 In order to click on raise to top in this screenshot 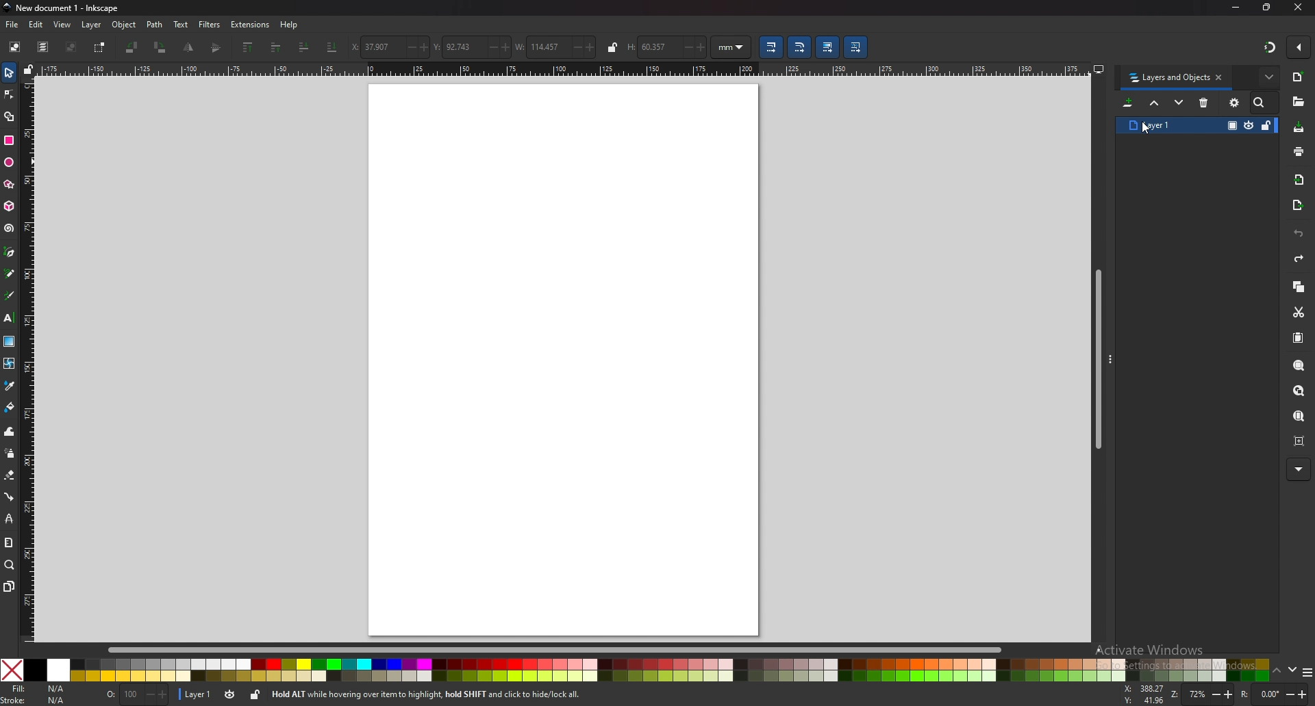, I will do `click(249, 47)`.